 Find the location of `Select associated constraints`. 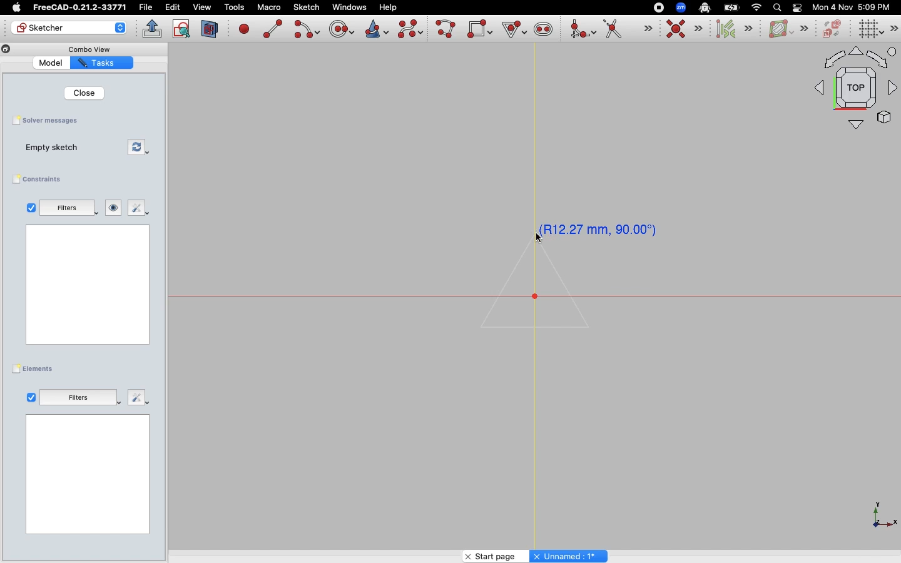

Select associated constraints is located at coordinates (732, 29).